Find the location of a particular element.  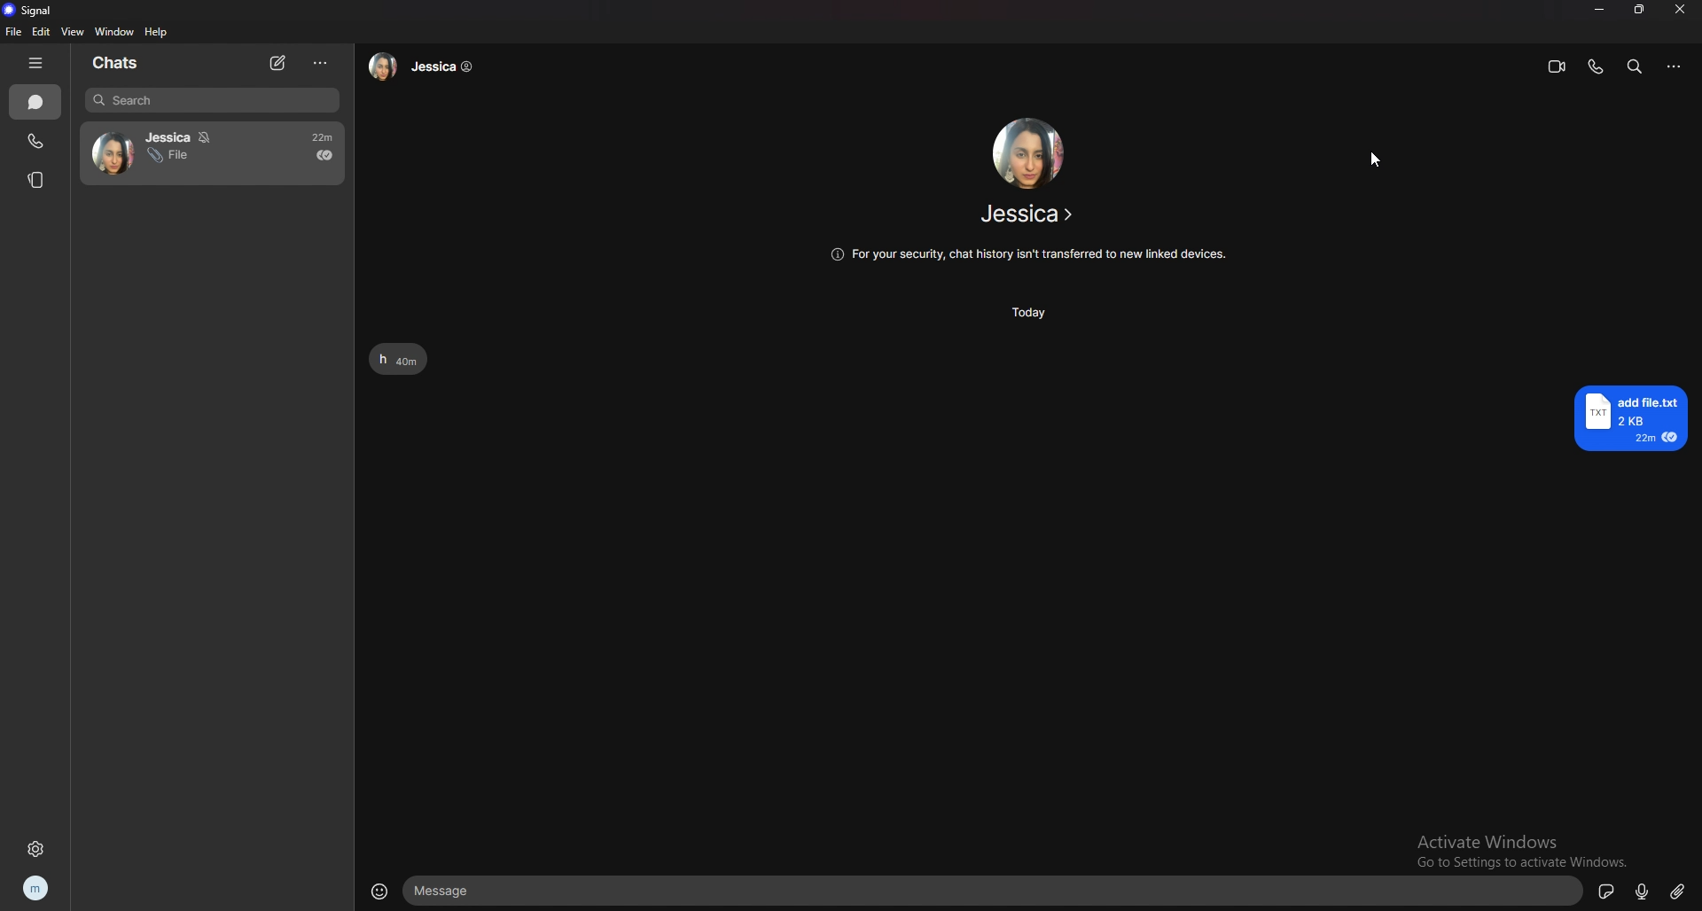

friend image is located at coordinates (1027, 152).